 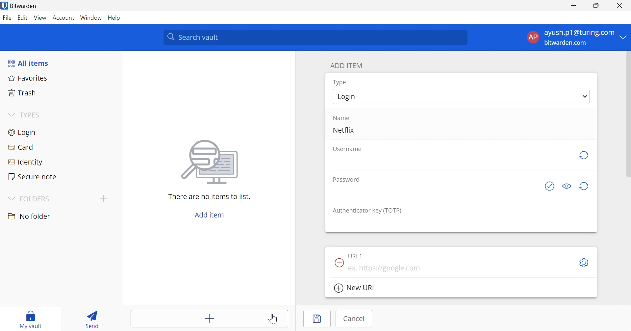 What do you see at coordinates (315, 37) in the screenshot?
I see `Search vault` at bounding box center [315, 37].